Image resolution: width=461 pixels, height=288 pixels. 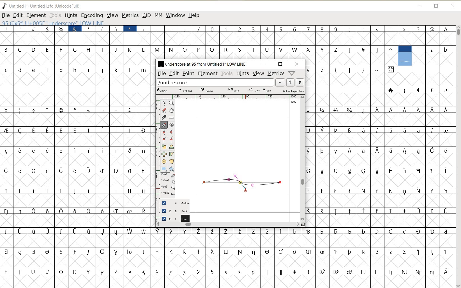 I want to click on glyph selected, so click(x=405, y=56).